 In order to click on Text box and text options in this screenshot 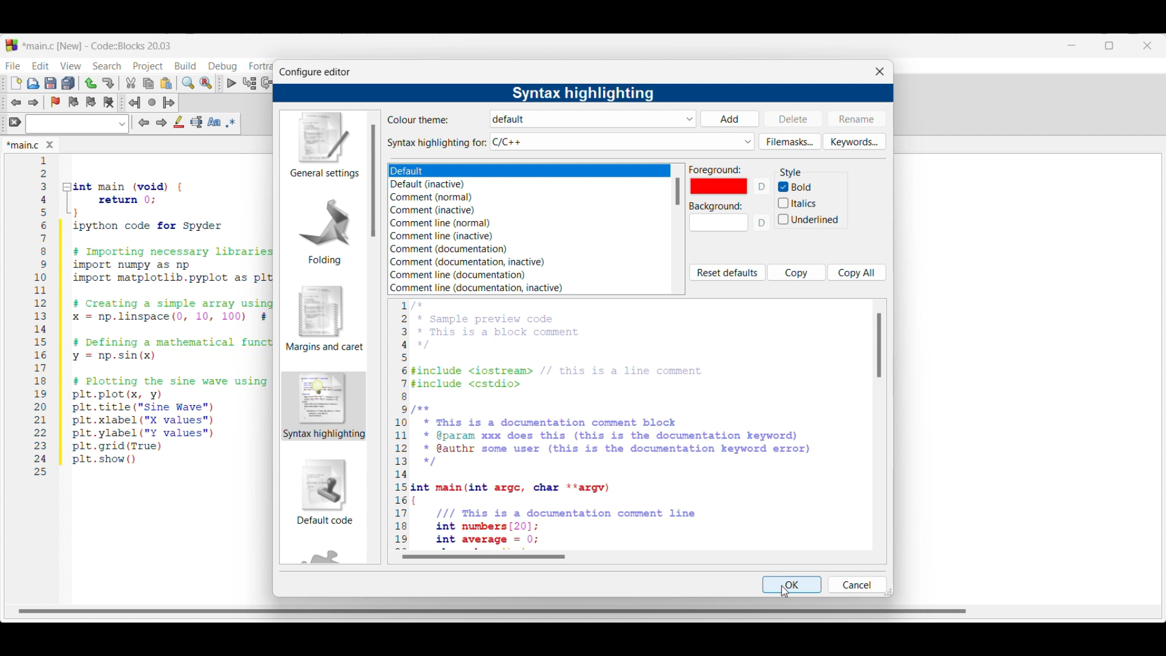, I will do `click(77, 124)`.